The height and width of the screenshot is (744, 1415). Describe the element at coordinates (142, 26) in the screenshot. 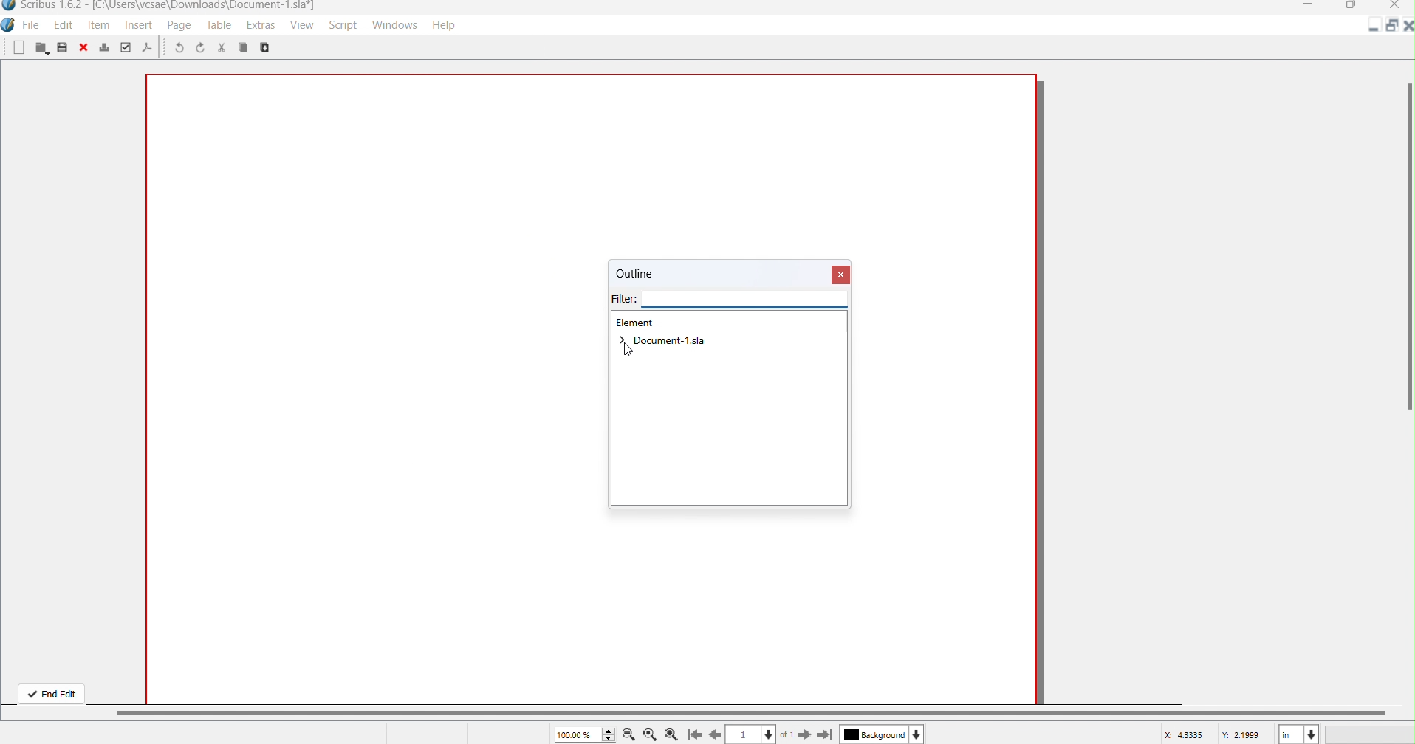

I see `` at that location.